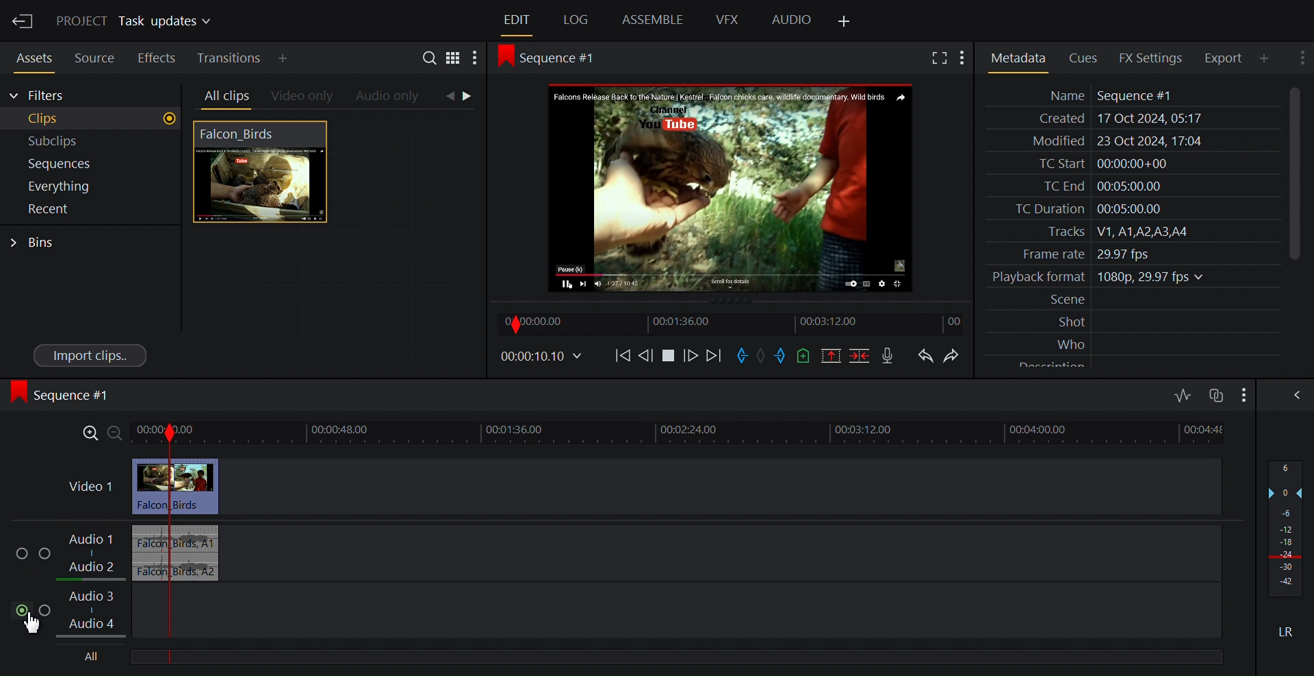 The image size is (1314, 676). I want to click on Zoom in, so click(86, 434).